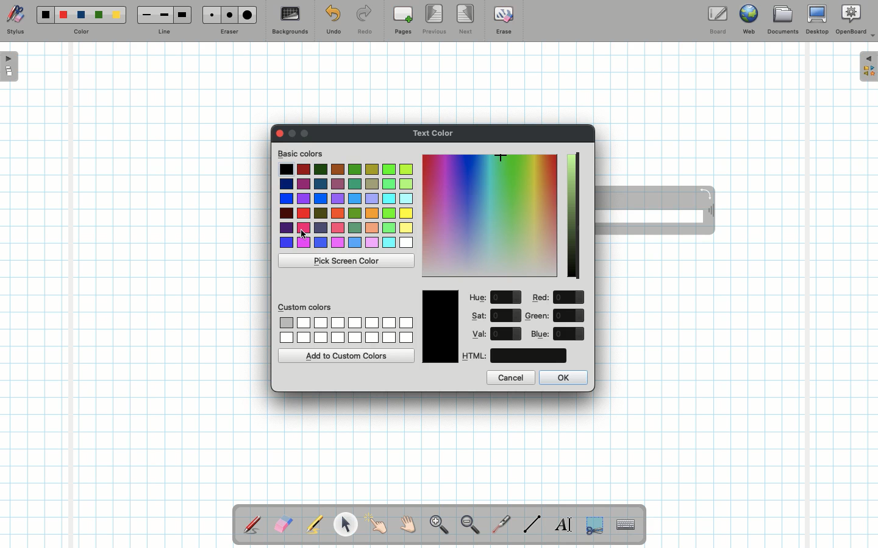 This screenshot has width=878, height=548. I want to click on Line, so click(532, 524).